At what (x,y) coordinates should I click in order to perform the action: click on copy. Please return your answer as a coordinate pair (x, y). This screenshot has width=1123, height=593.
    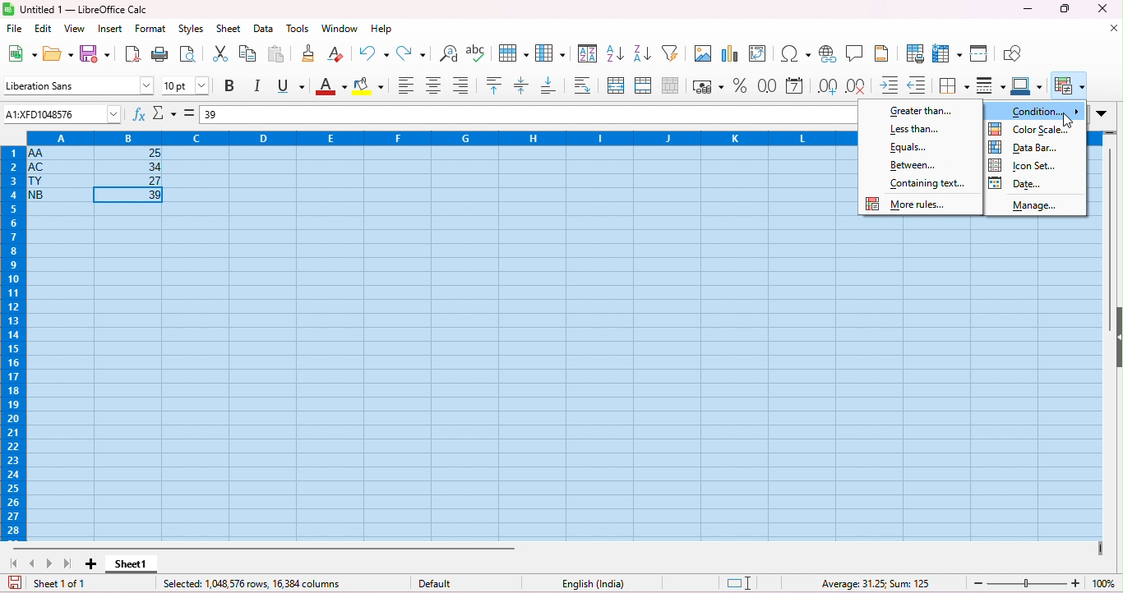
    Looking at the image, I should click on (247, 53).